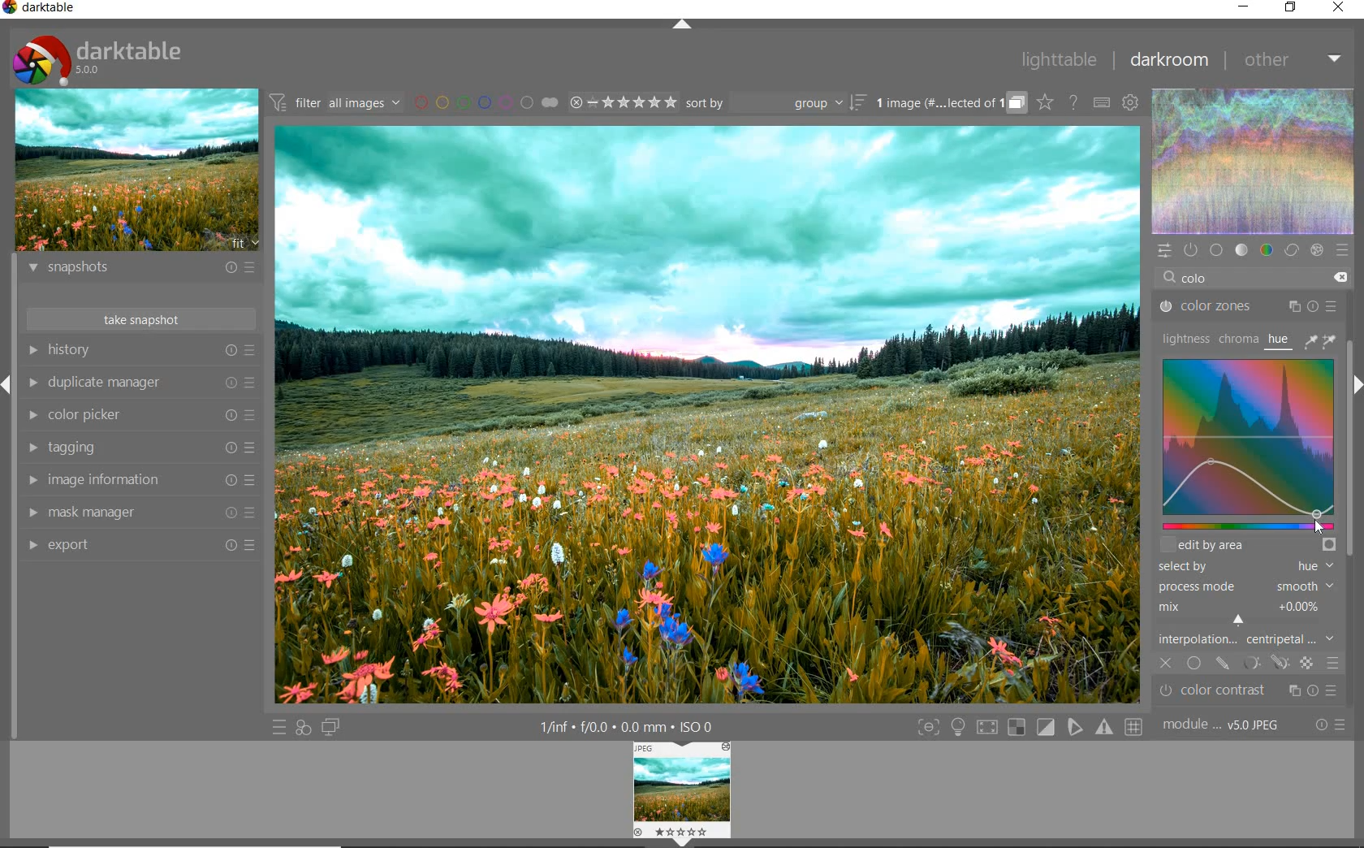  What do you see at coordinates (1249, 309) in the screenshot?
I see `color zones` at bounding box center [1249, 309].